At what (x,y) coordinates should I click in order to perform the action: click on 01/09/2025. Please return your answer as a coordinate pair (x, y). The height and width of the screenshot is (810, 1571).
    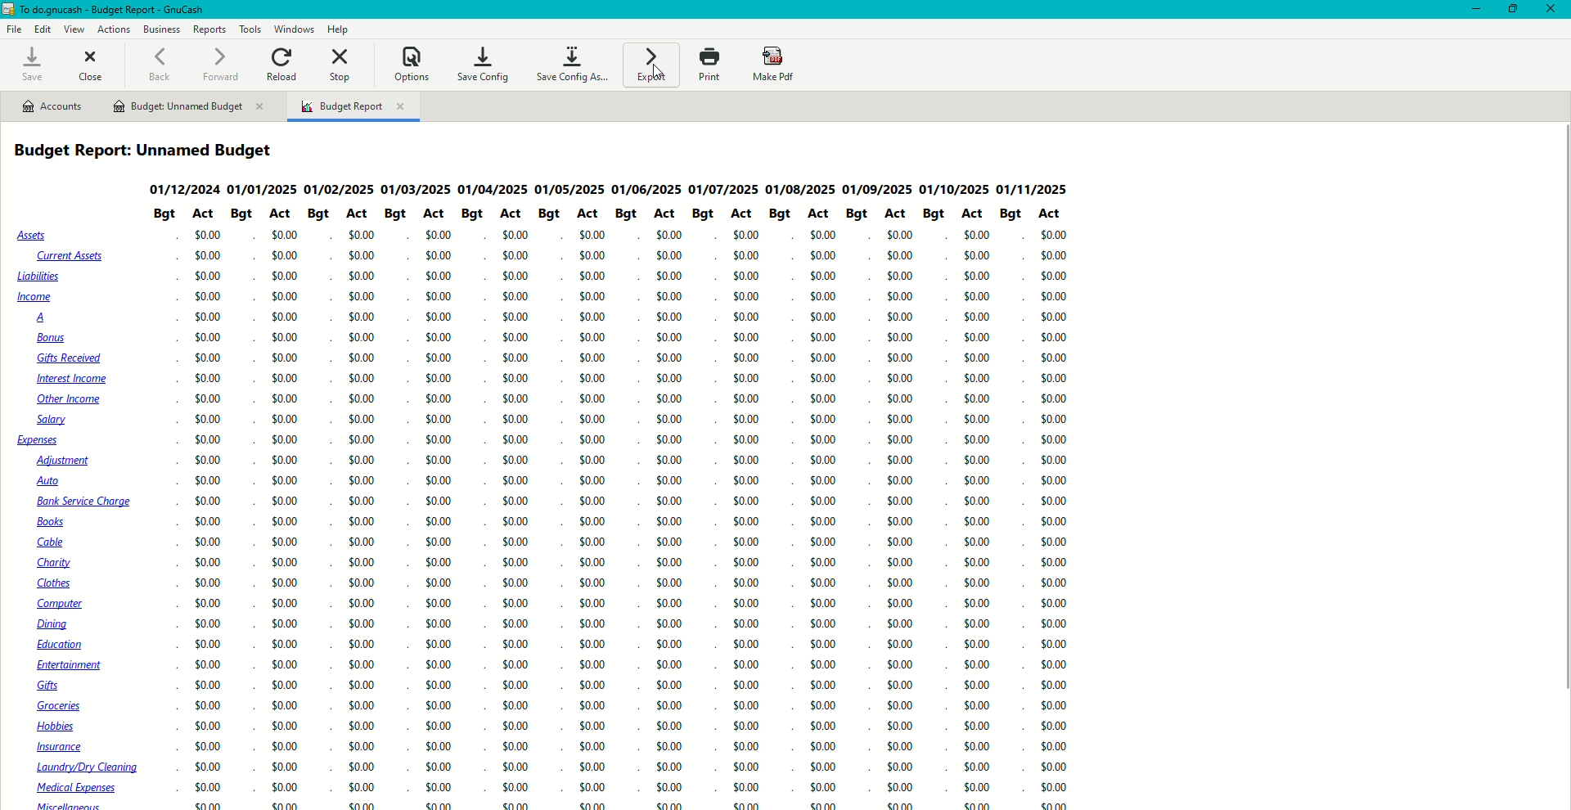
    Looking at the image, I should click on (876, 189).